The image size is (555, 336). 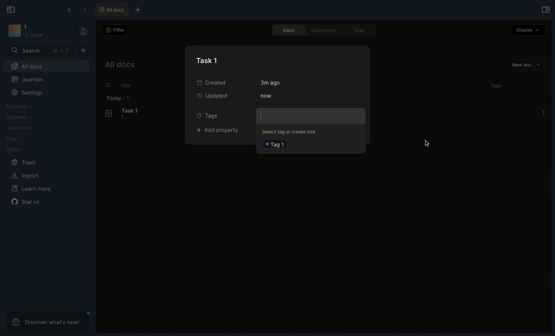 I want to click on Collections, so click(x=325, y=30).